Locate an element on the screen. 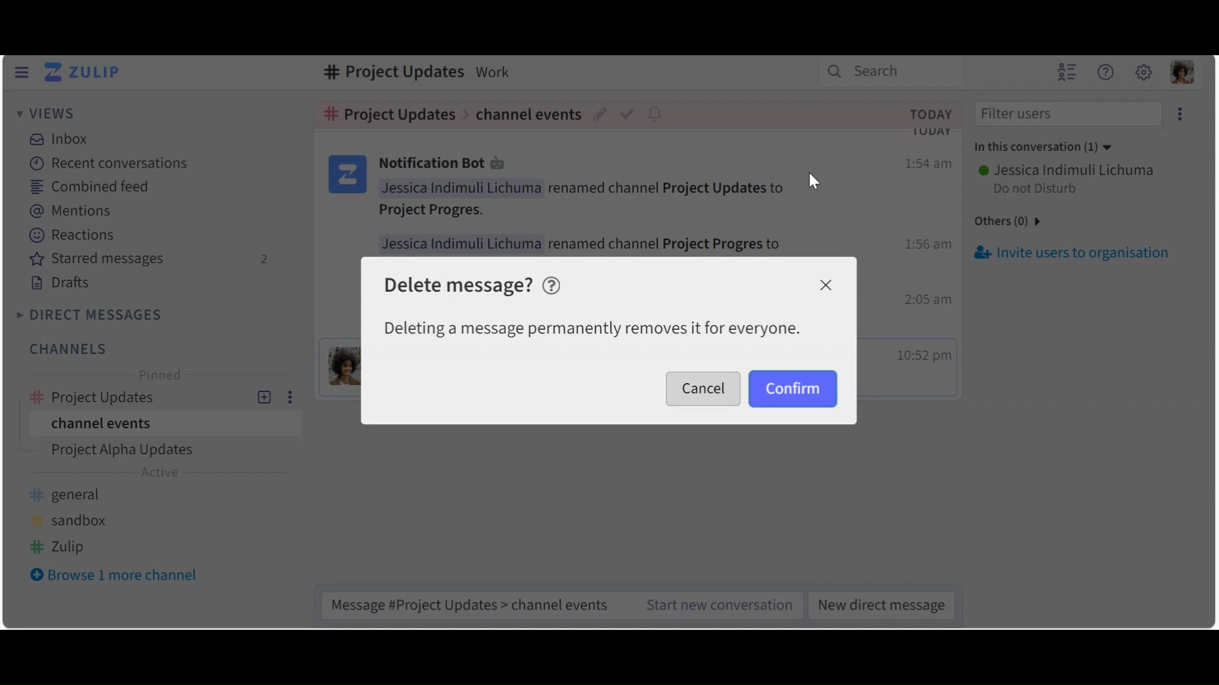 The height and width of the screenshot is (685, 1219). zulip is located at coordinates (60, 545).